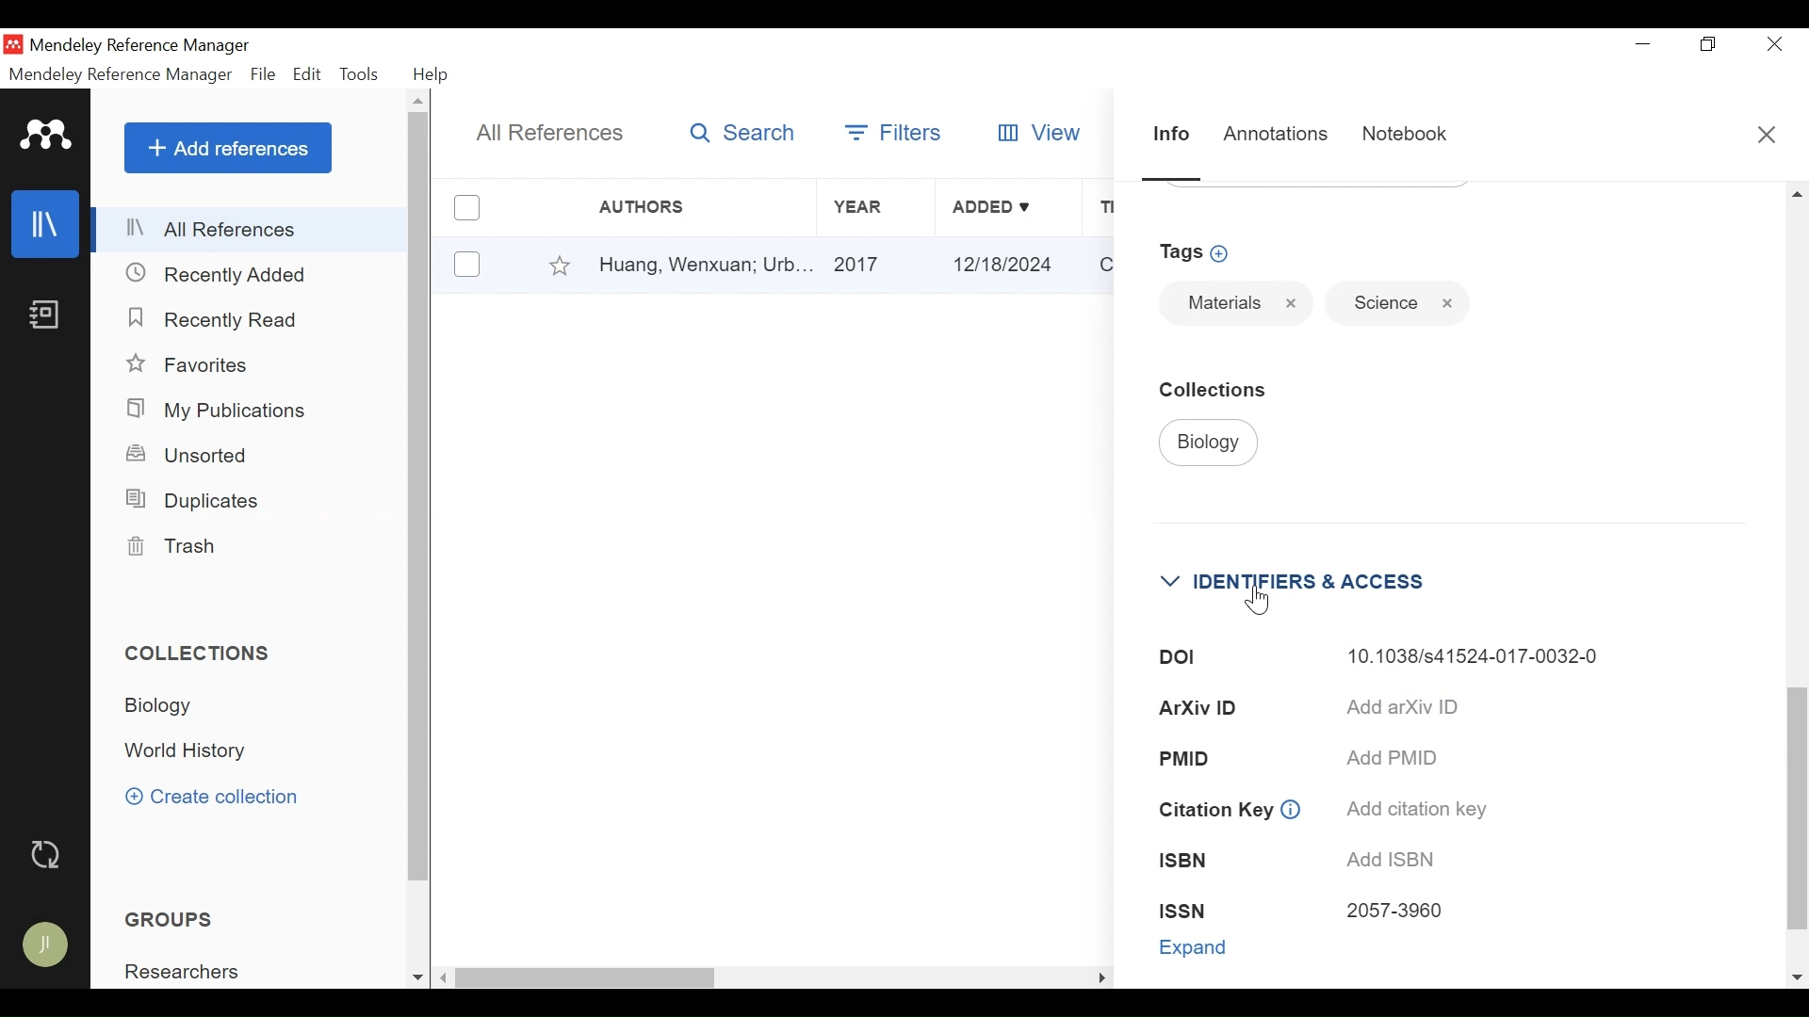 The height and width of the screenshot is (1017, 1809). Describe the element at coordinates (465, 207) in the screenshot. I see `(un)select all` at that location.